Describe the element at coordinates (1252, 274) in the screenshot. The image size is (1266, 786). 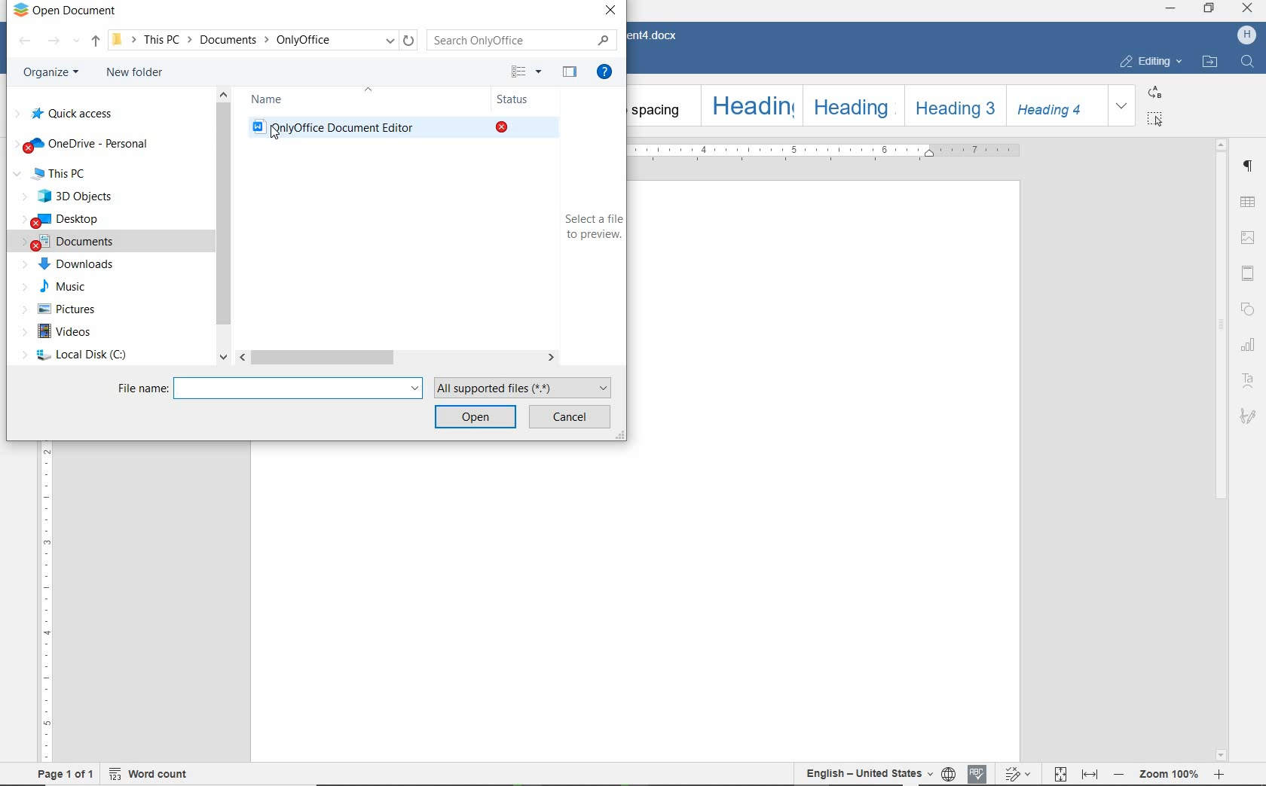
I see `Head and Footer` at that location.